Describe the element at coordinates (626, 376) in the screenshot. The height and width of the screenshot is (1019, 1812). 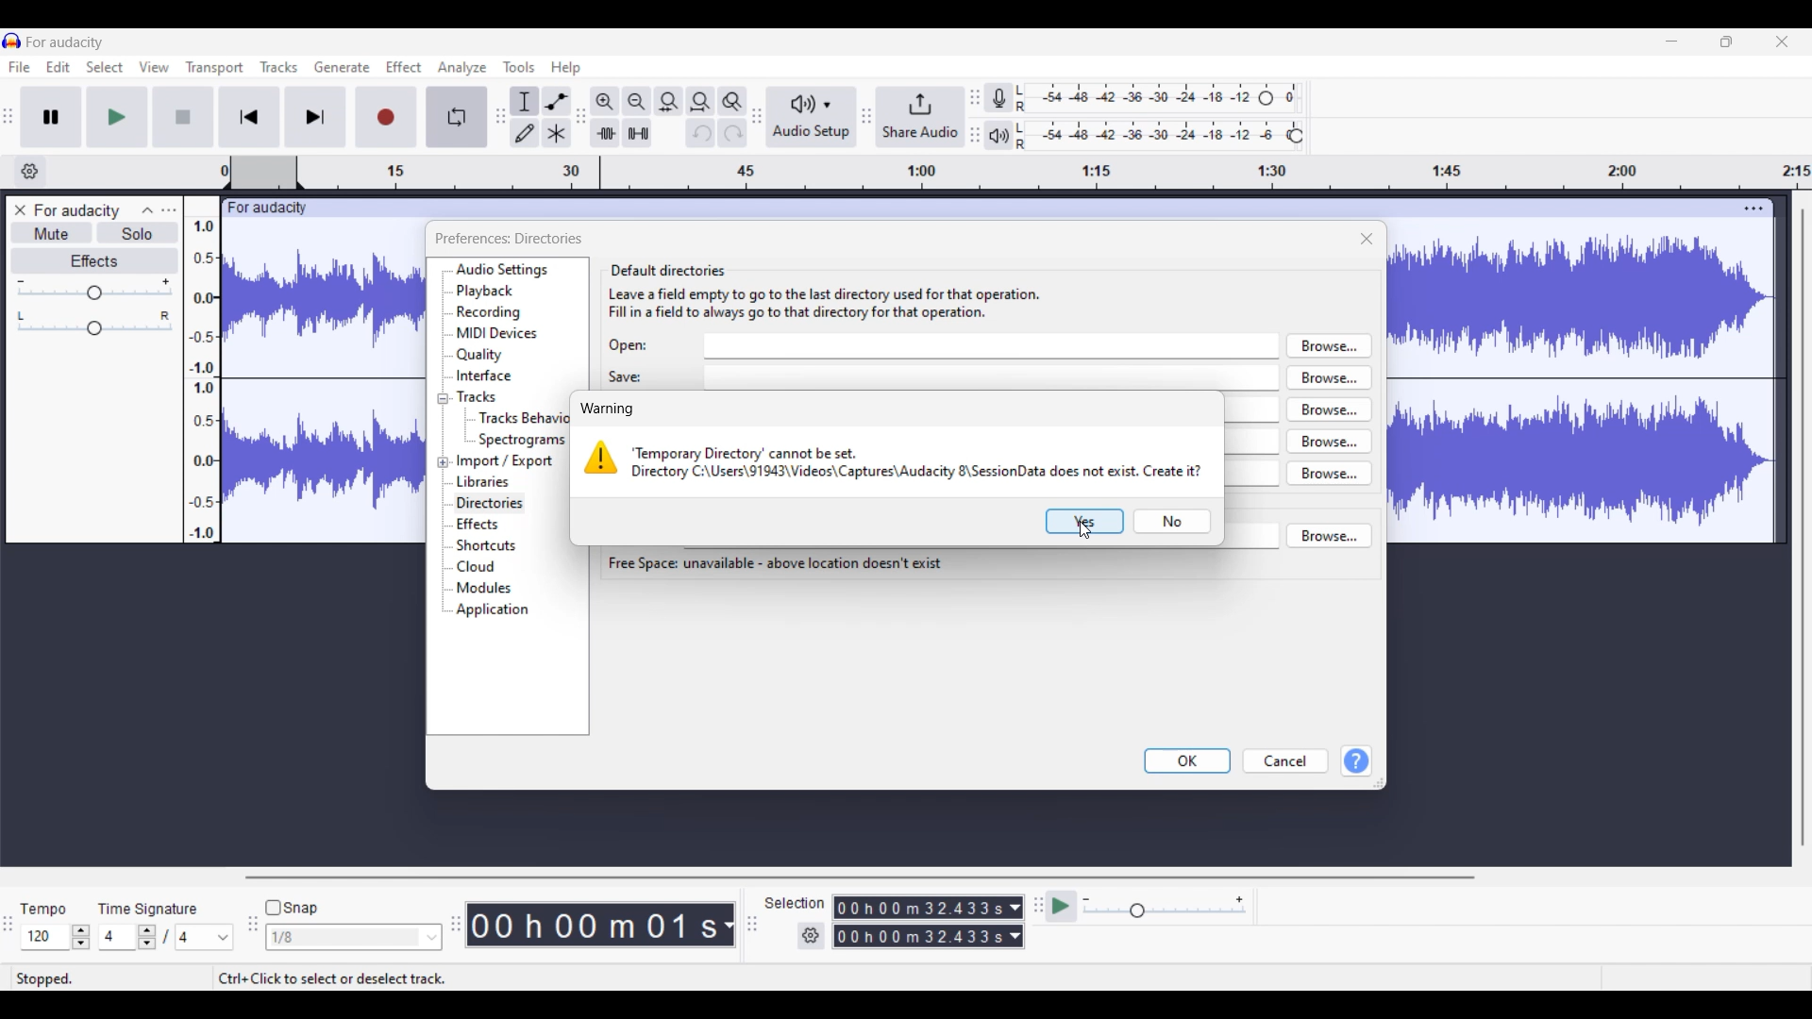
I see `Indicates text box for save` at that location.